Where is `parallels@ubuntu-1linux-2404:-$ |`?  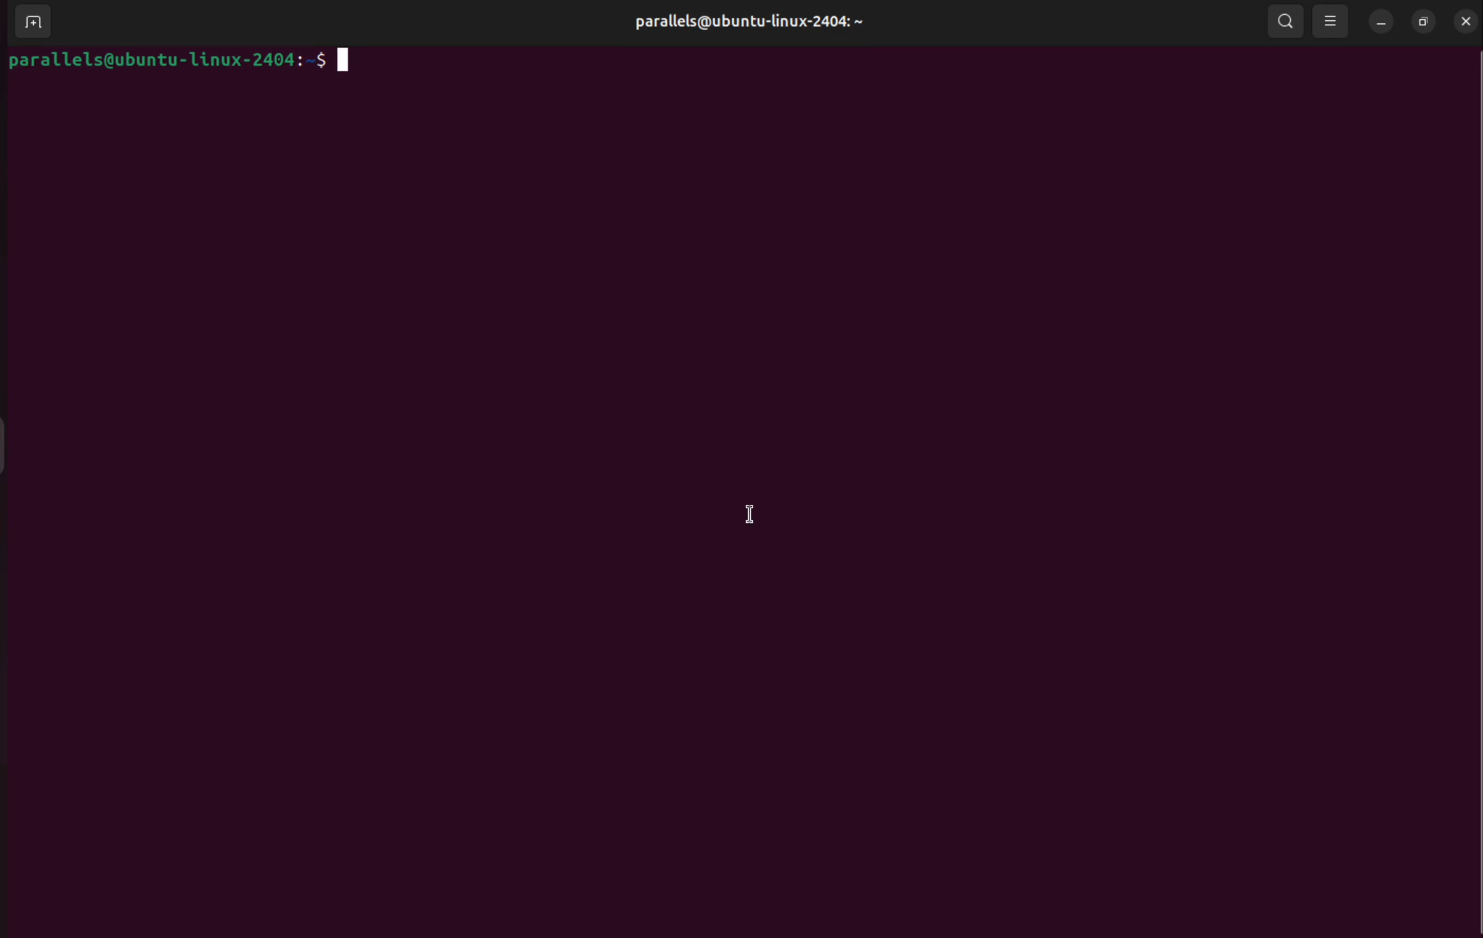
parallels@ubuntu-1linux-2404:-$ | is located at coordinates (196, 67).